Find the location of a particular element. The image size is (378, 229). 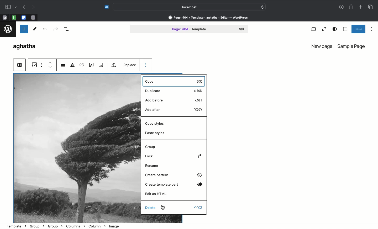

View is located at coordinates (313, 30).